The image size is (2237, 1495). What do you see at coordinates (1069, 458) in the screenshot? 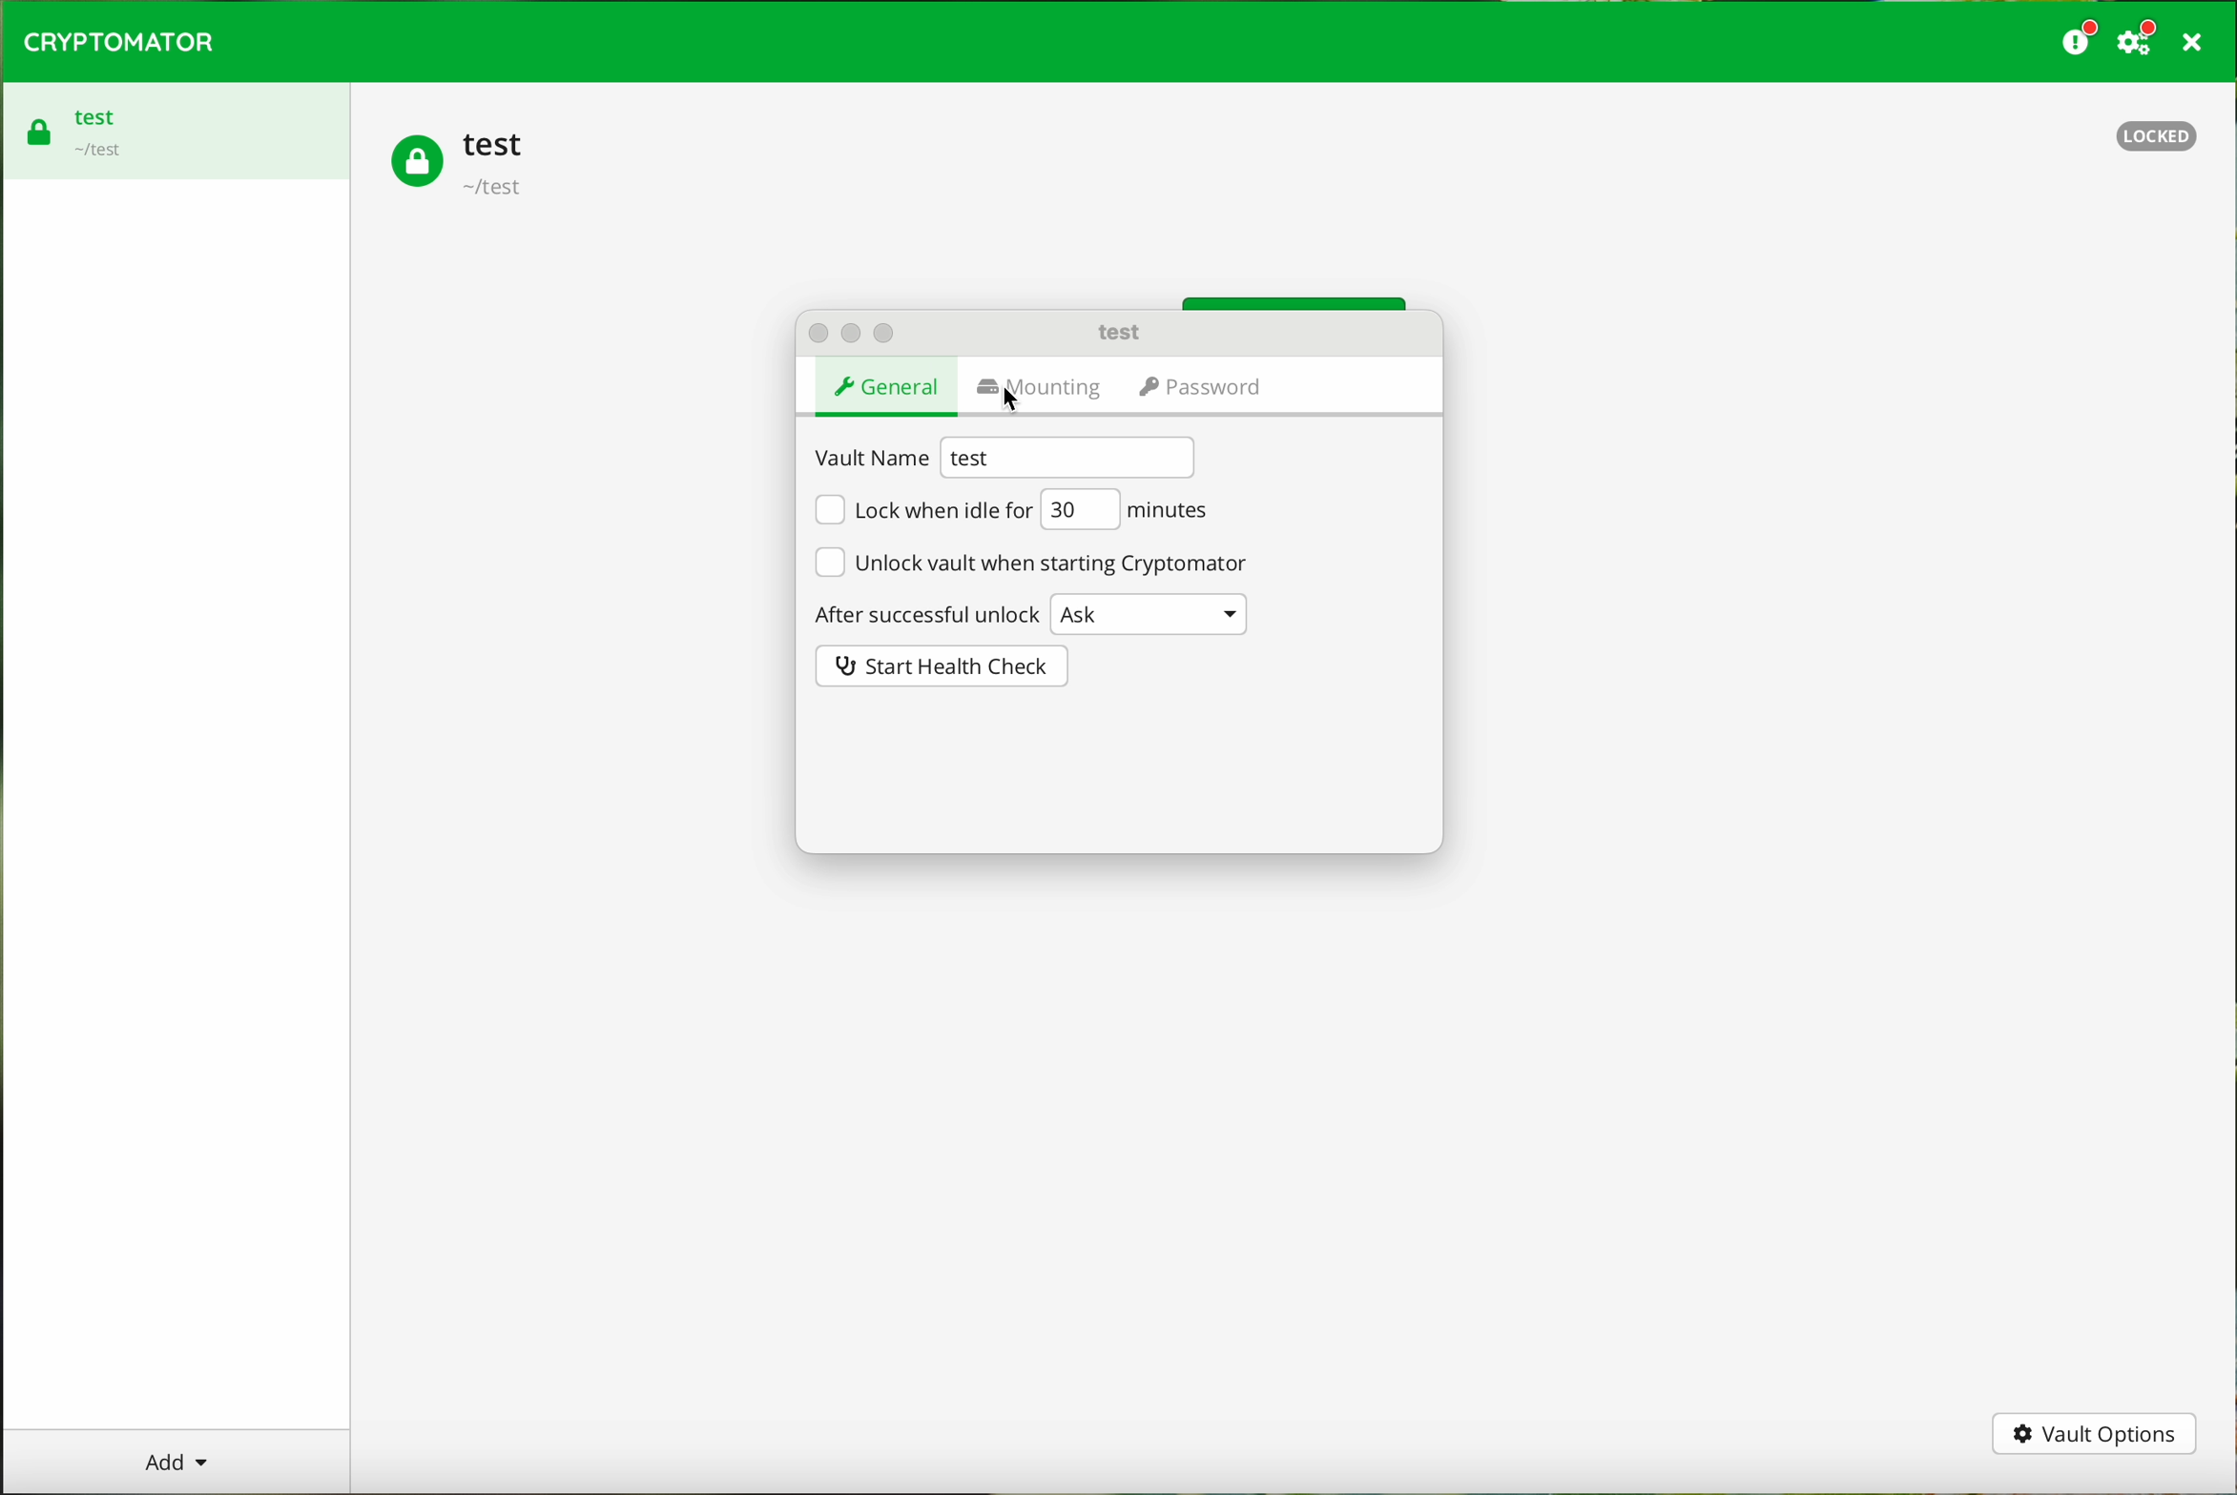
I see `test` at bounding box center [1069, 458].